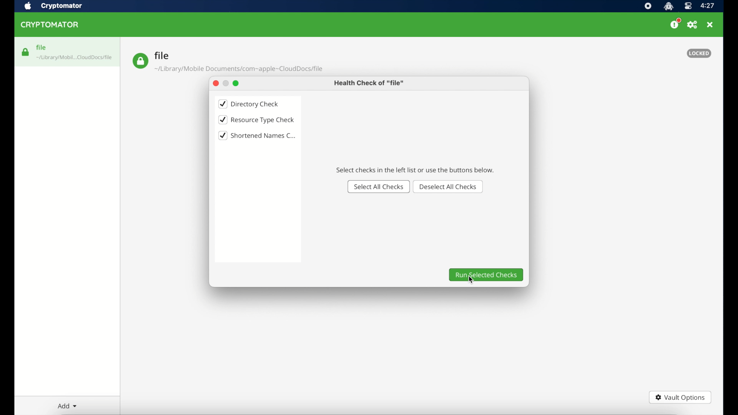 The image size is (738, 415). I want to click on resource type check, so click(256, 120).